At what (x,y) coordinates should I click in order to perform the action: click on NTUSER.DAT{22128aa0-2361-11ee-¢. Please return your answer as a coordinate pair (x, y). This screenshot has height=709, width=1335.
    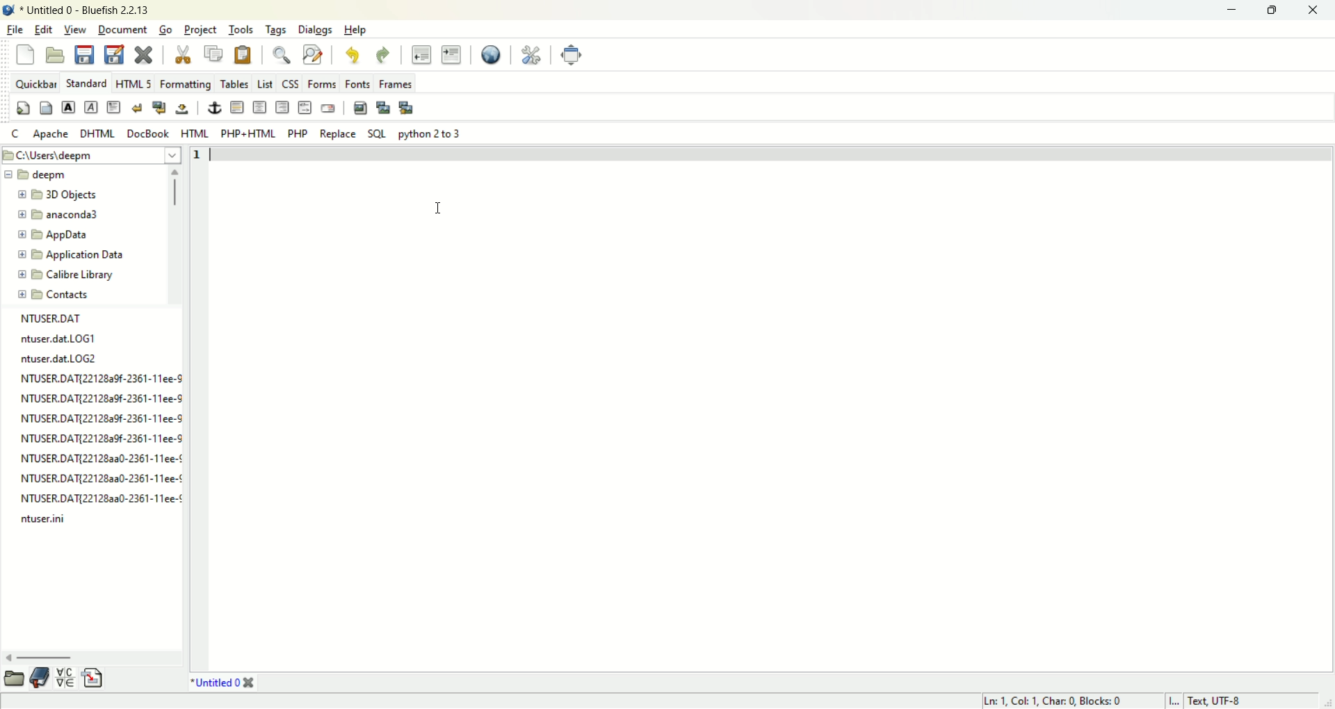
    Looking at the image, I should click on (102, 477).